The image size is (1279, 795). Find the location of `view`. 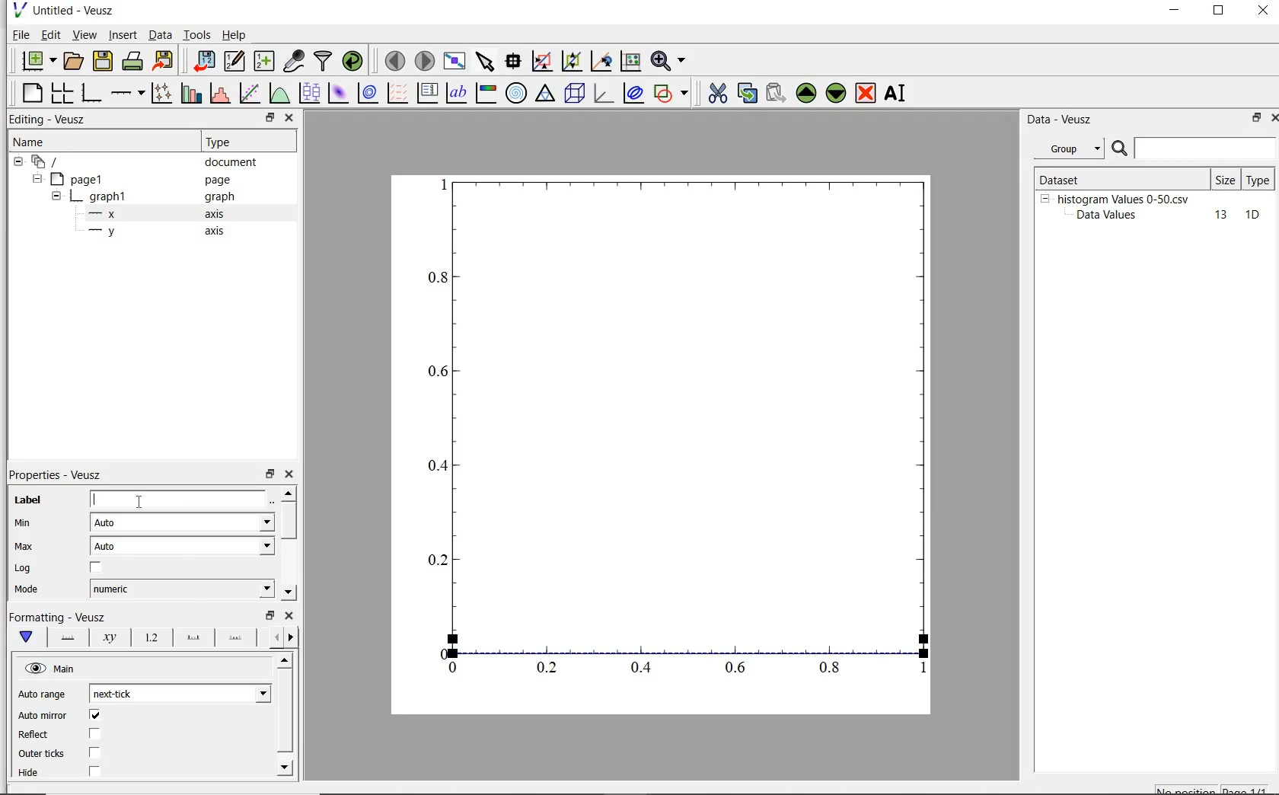

view is located at coordinates (87, 34).